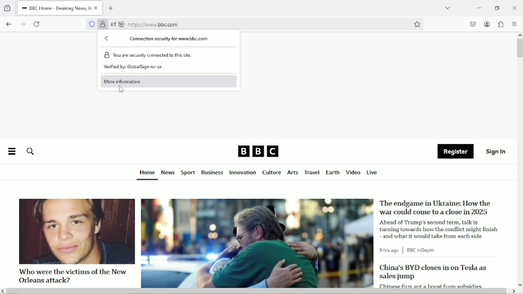 The width and height of the screenshot is (523, 294). What do you see at coordinates (258, 244) in the screenshot?
I see `image` at bounding box center [258, 244].